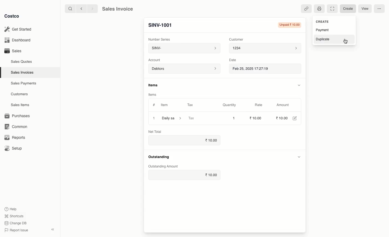  I want to click on Sales Invoice, so click(119, 9).